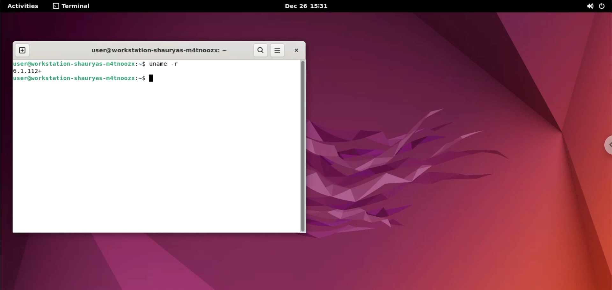 Image resolution: width=612 pixels, height=290 pixels. What do you see at coordinates (295, 51) in the screenshot?
I see `close` at bounding box center [295, 51].